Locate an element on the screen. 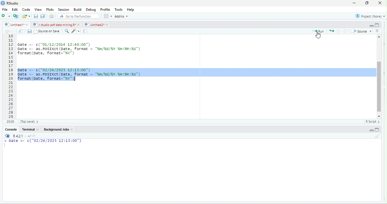 The image size is (387, 204). Date <- ("01/12/2014 12:40:00")

Date <- as.POSIXCT (Date, format = "%m/%d/XY XH:%M:%s")
format (pate, format="%v")

| 1 is located at coordinates (113, 48).